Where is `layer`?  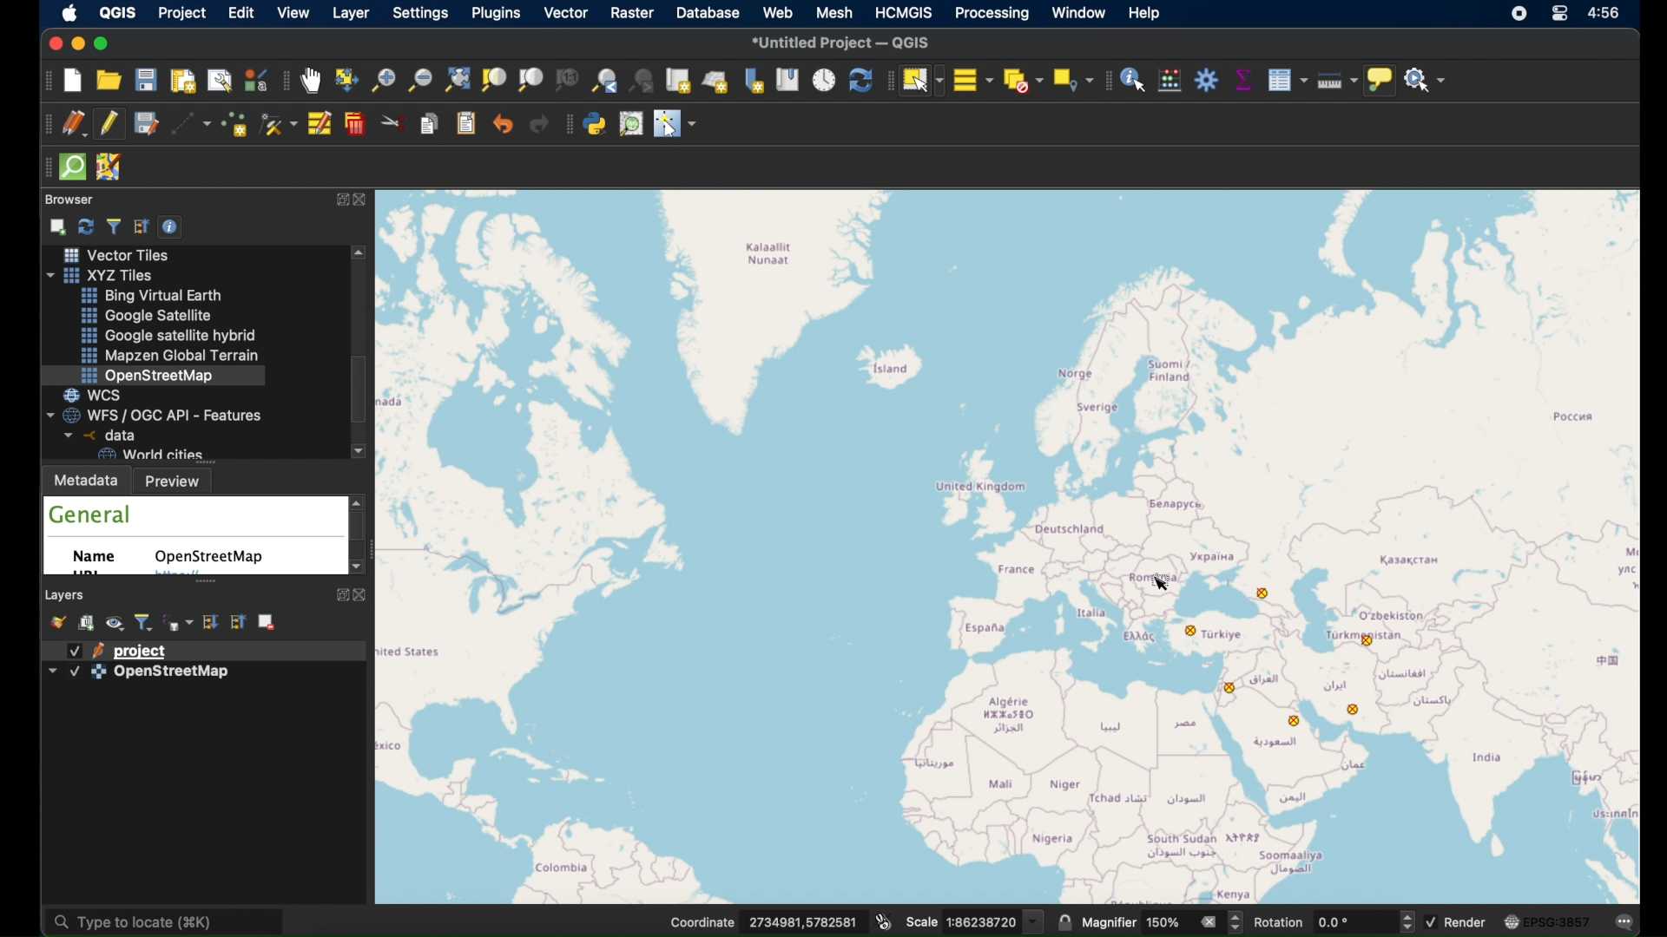 layer is located at coordinates (351, 14).